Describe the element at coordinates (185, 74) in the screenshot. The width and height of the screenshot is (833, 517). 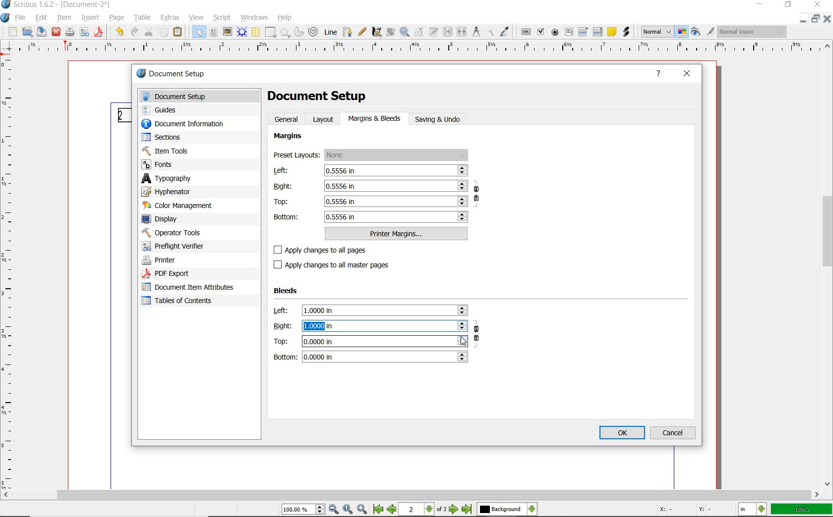
I see `document setup` at that location.